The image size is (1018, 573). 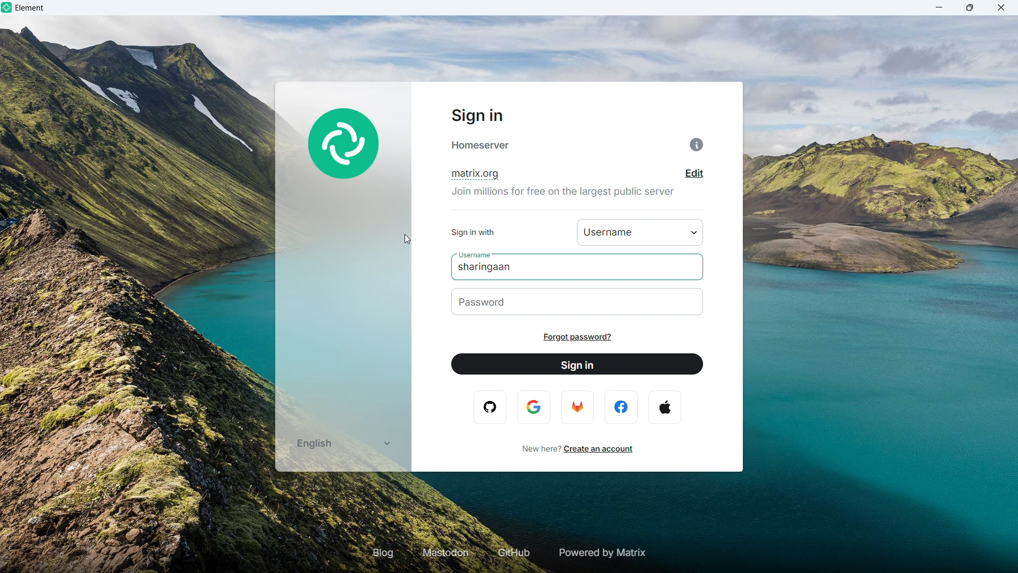 I want to click on Sign in , so click(x=476, y=116).